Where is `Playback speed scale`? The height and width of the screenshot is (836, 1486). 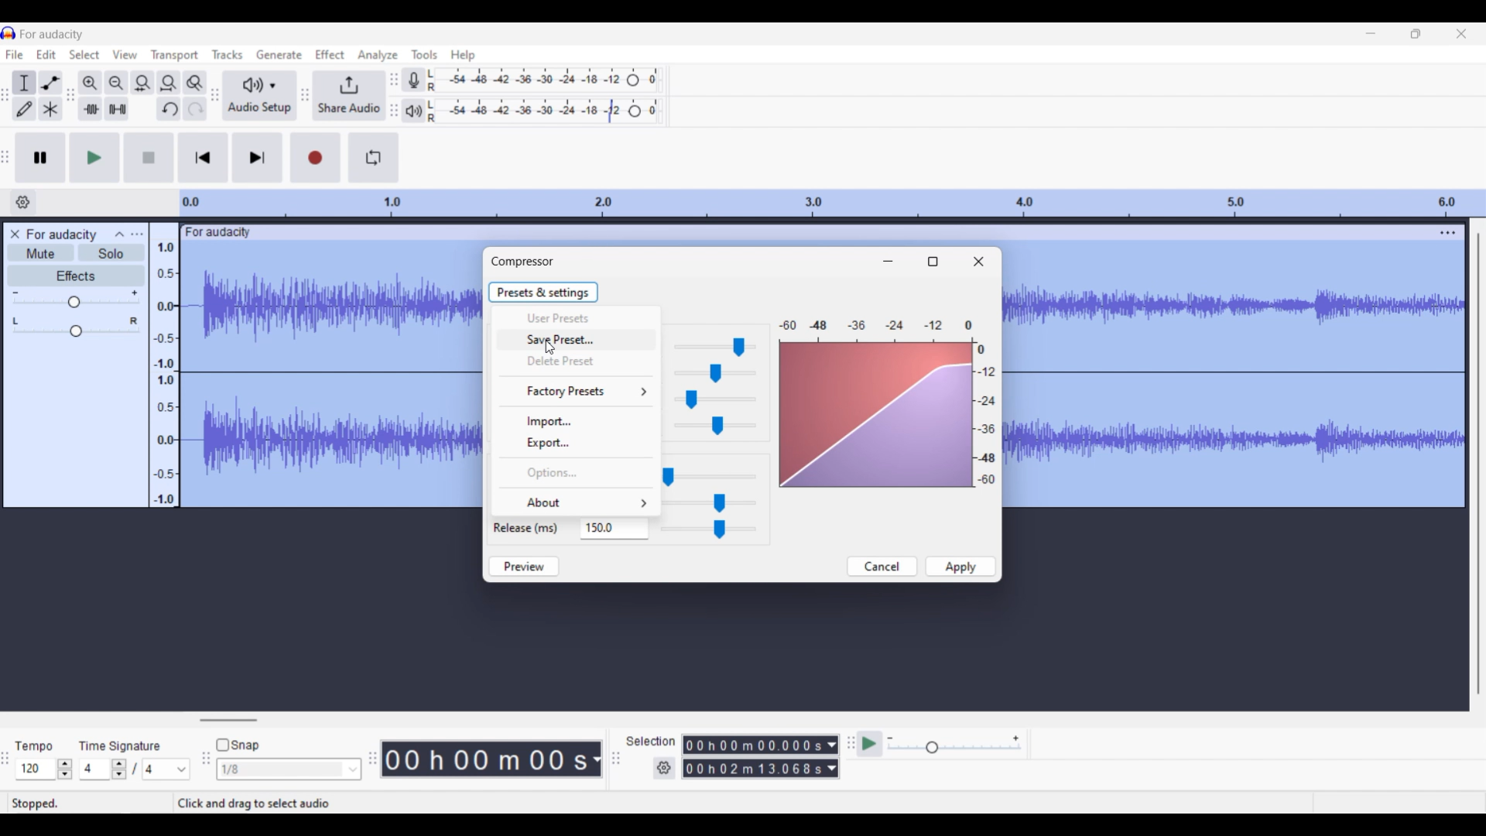
Playback speed scale is located at coordinates (954, 745).